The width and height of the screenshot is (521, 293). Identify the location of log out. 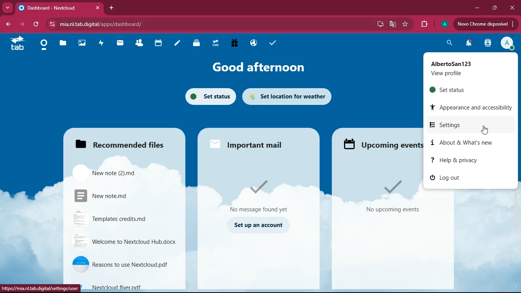
(450, 177).